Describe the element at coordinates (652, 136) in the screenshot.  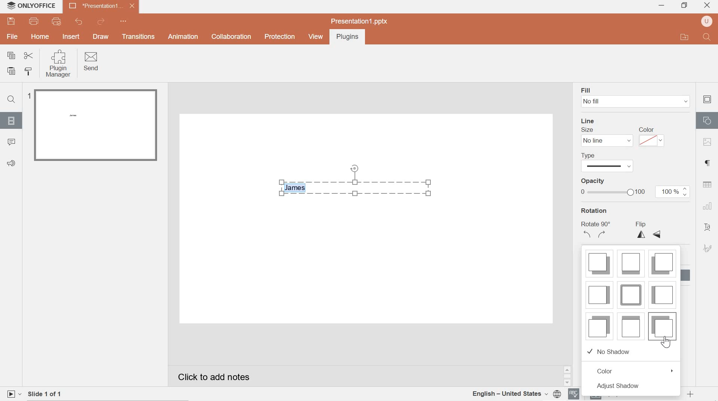
I see `color` at that location.